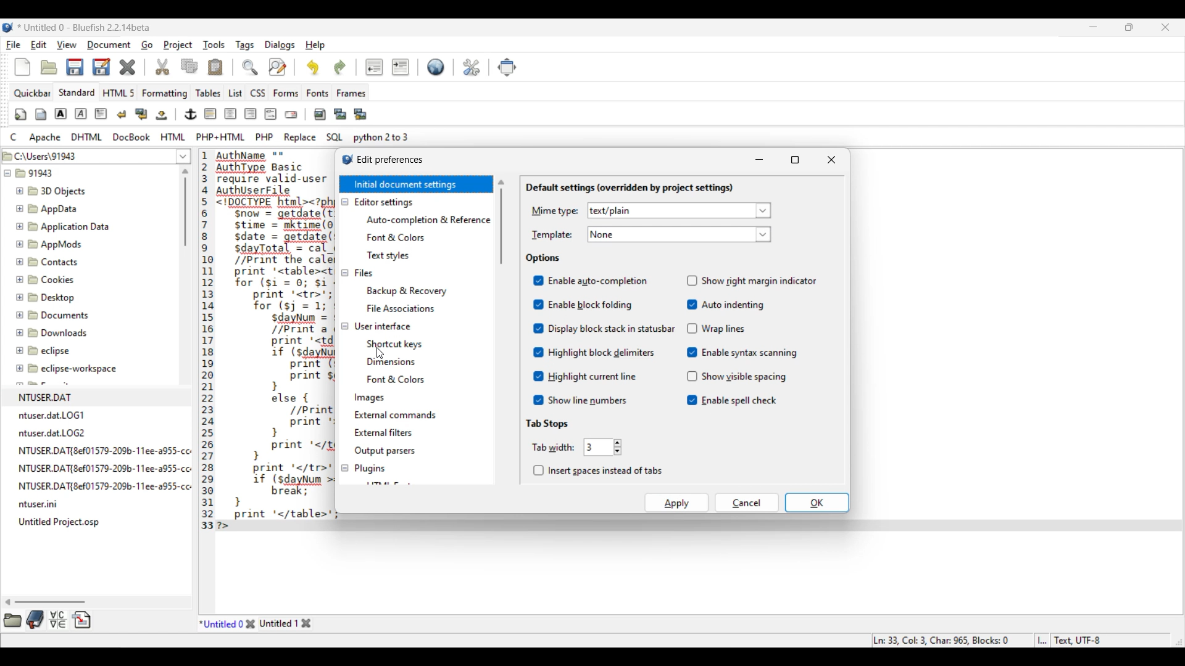 The width and height of the screenshot is (1185, 666). I want to click on Files setting options, so click(428, 299).